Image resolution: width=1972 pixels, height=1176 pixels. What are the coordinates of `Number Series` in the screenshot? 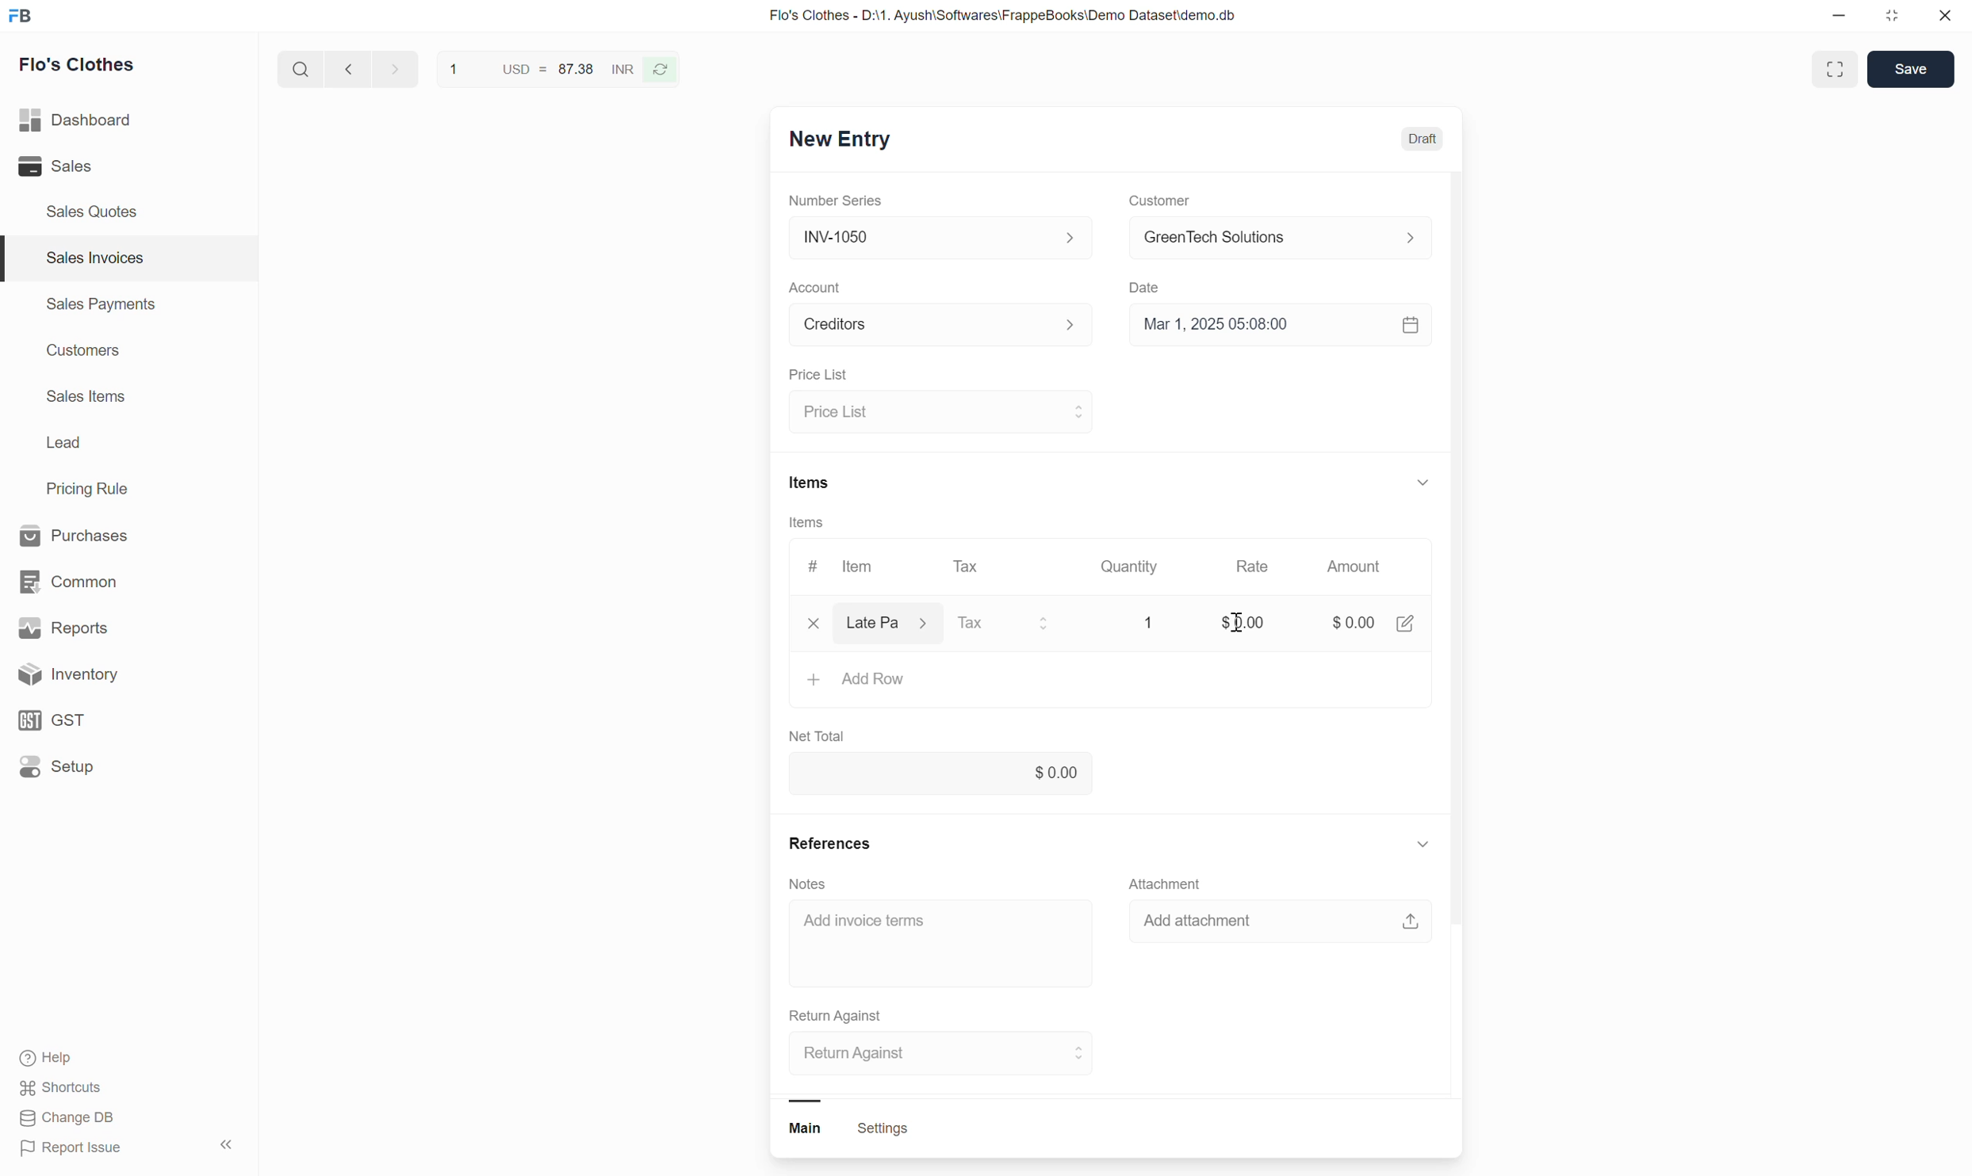 It's located at (837, 202).